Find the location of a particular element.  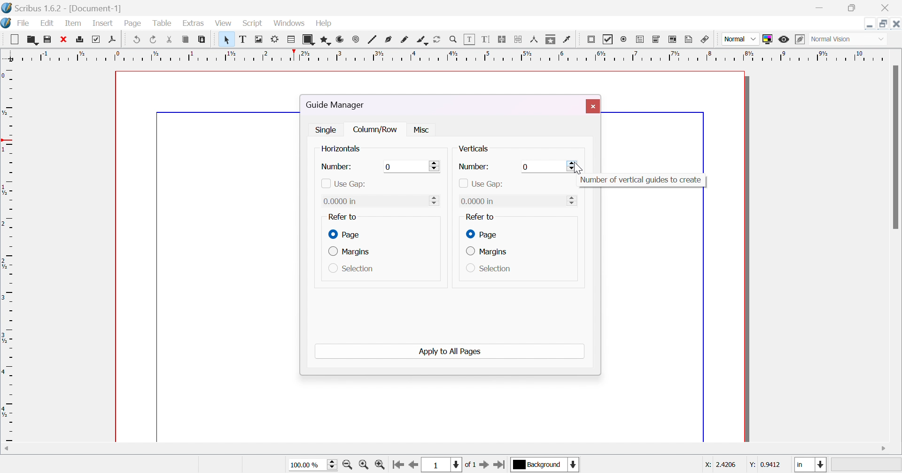

help is located at coordinates (327, 24).